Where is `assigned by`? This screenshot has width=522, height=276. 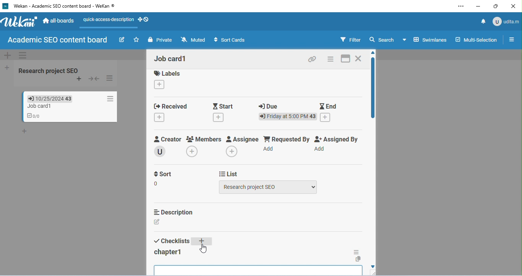
assigned by is located at coordinates (338, 140).